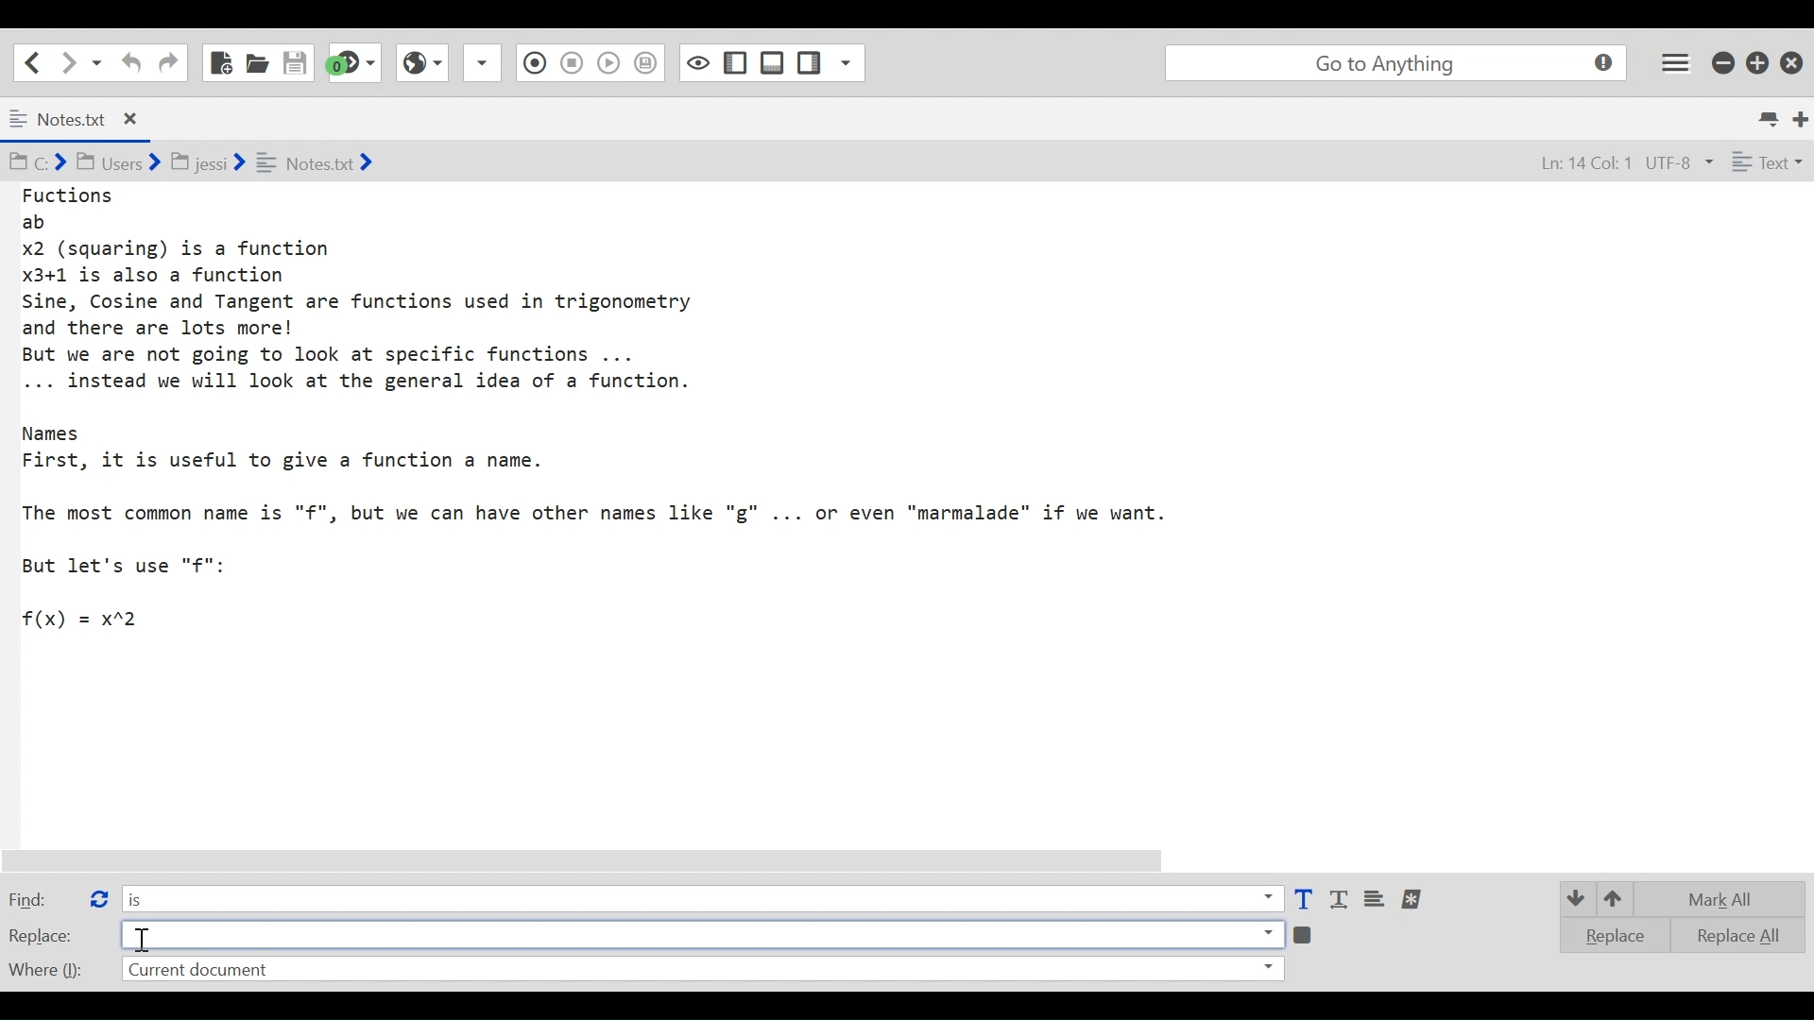  What do you see at coordinates (257, 62) in the screenshot?
I see `Open File` at bounding box center [257, 62].